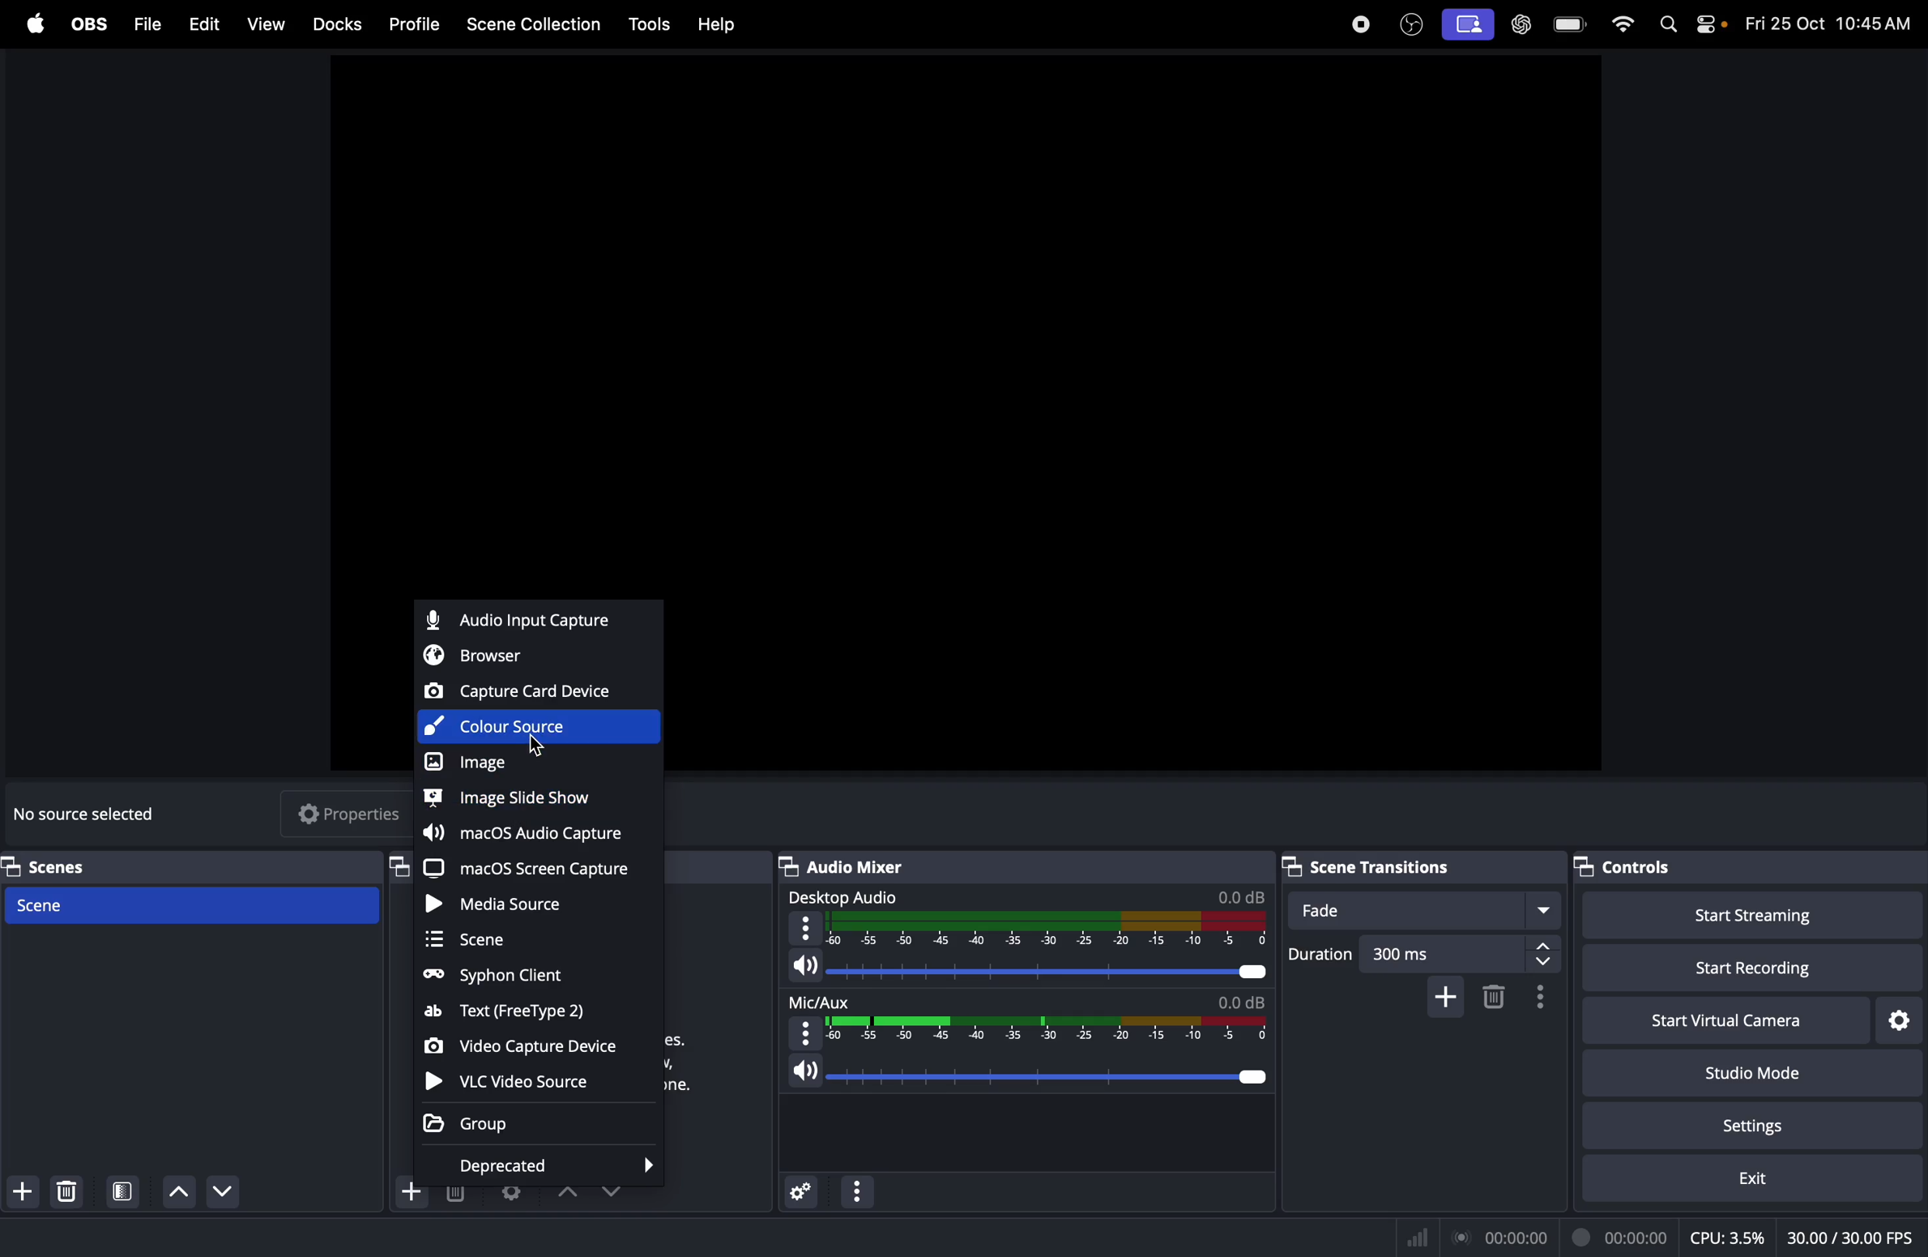  I want to click on move scene down, so click(177, 1191).